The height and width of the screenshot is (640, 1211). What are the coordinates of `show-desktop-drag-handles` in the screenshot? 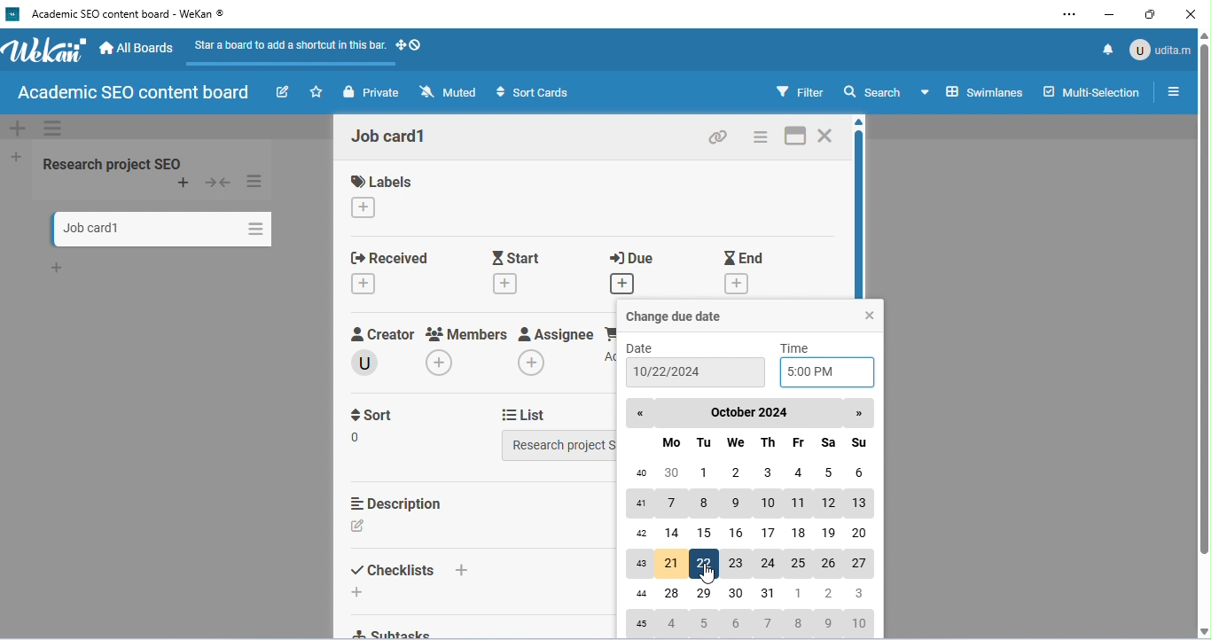 It's located at (410, 44).